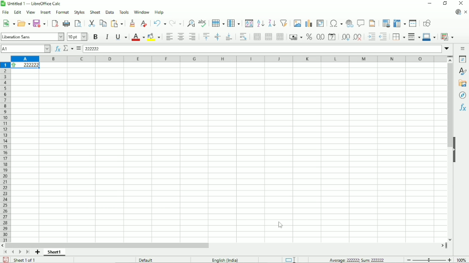 This screenshot has height=263, width=469. Describe the element at coordinates (55, 252) in the screenshot. I see `Sheet 1` at that location.